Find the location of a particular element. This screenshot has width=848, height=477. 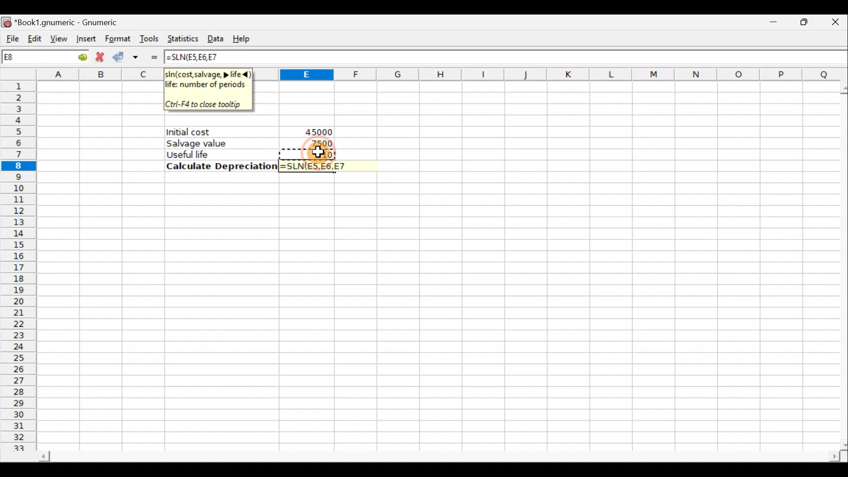

Minimize is located at coordinates (772, 25).